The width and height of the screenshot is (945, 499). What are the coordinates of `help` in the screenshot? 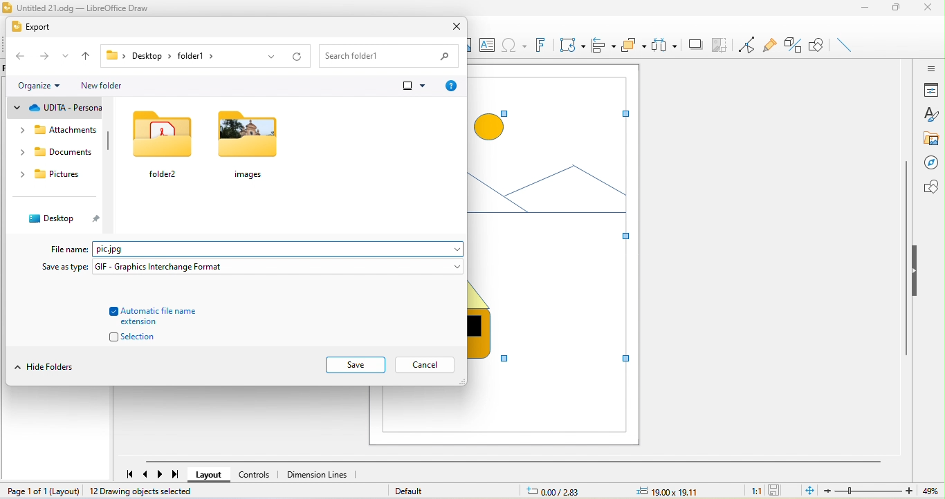 It's located at (450, 86).